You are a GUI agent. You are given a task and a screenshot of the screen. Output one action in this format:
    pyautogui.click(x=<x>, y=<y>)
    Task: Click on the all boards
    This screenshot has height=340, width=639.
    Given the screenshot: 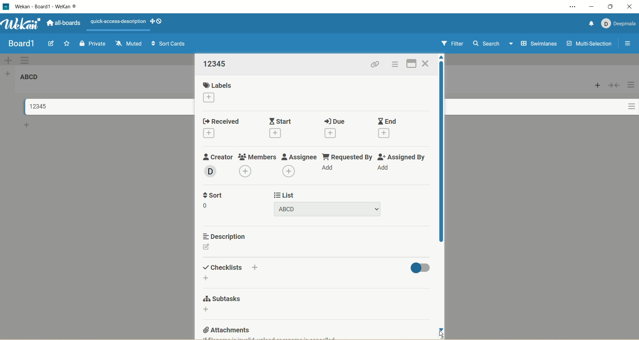 What is the action you would take?
    pyautogui.click(x=63, y=24)
    